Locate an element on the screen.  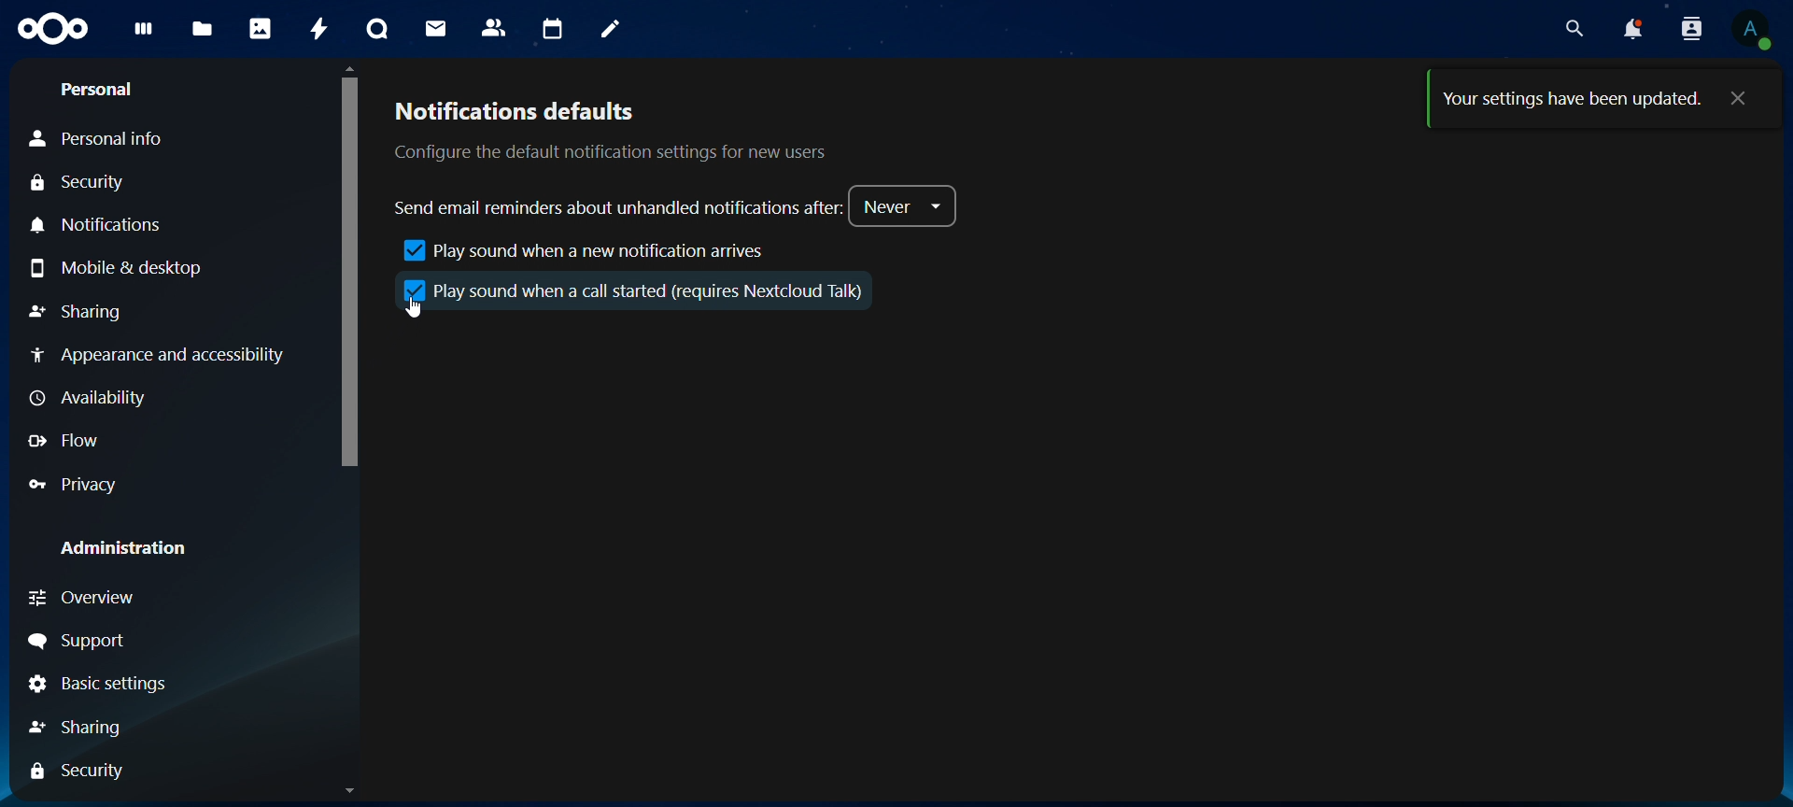
Play sound when a call started is located at coordinates (651, 290).